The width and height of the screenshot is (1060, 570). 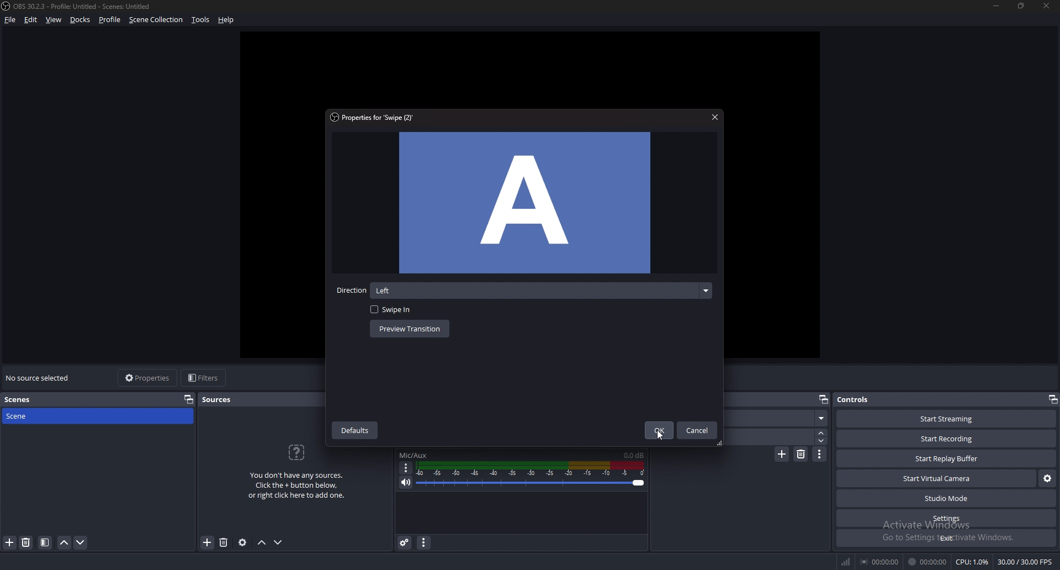 I want to click on 0.0db, so click(x=633, y=455).